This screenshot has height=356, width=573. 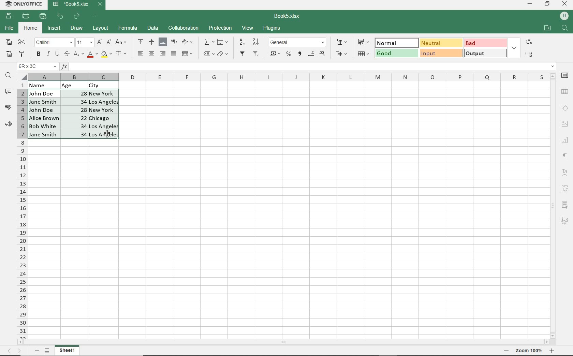 What do you see at coordinates (106, 54) in the screenshot?
I see `FILL COLOR` at bounding box center [106, 54].